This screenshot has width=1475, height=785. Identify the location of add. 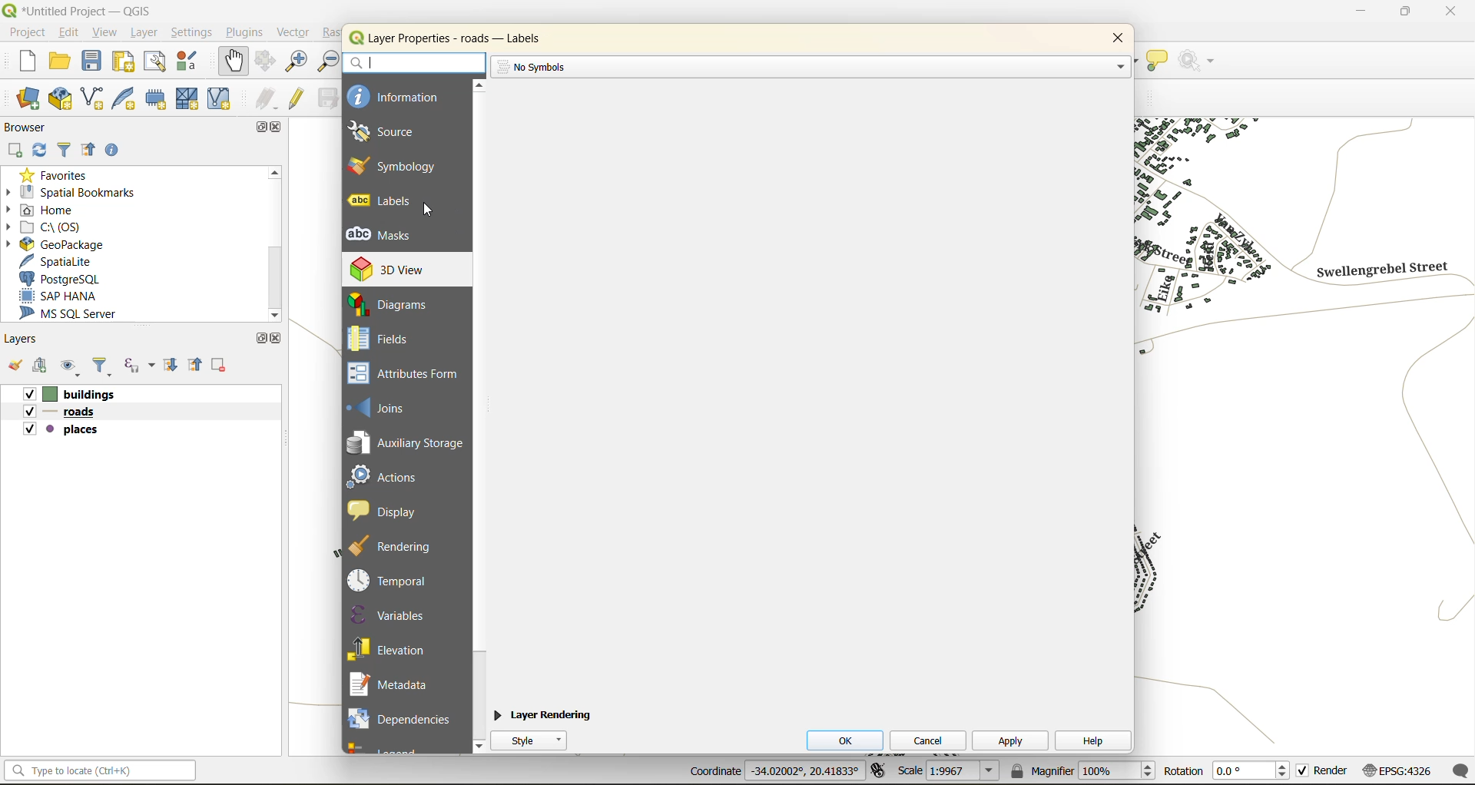
(16, 151).